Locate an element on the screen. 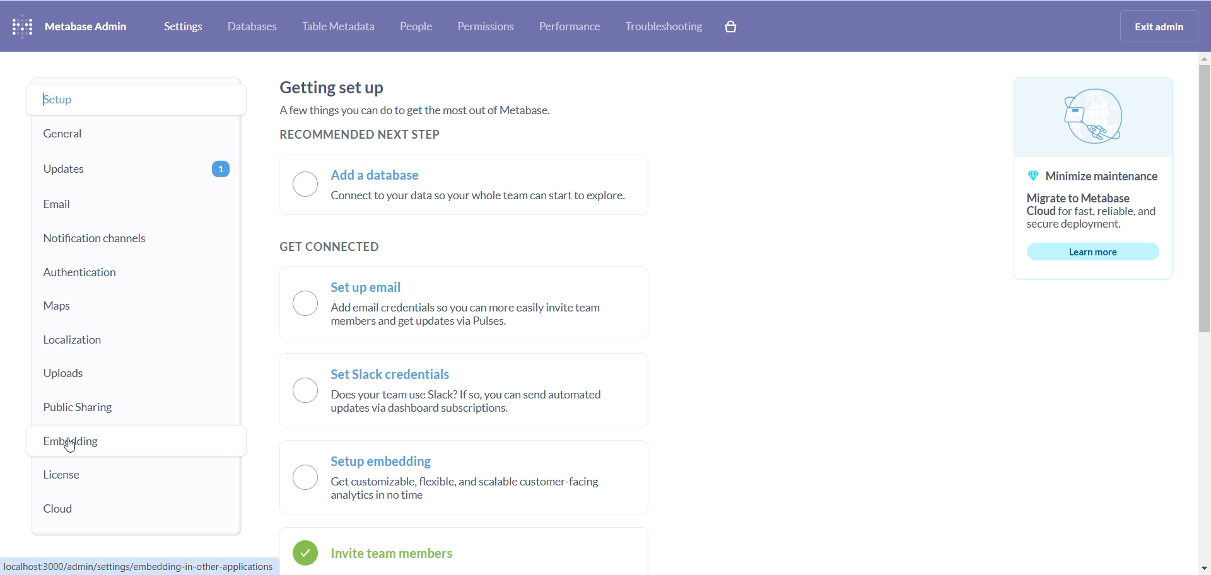  troubleshoot is located at coordinates (665, 26).